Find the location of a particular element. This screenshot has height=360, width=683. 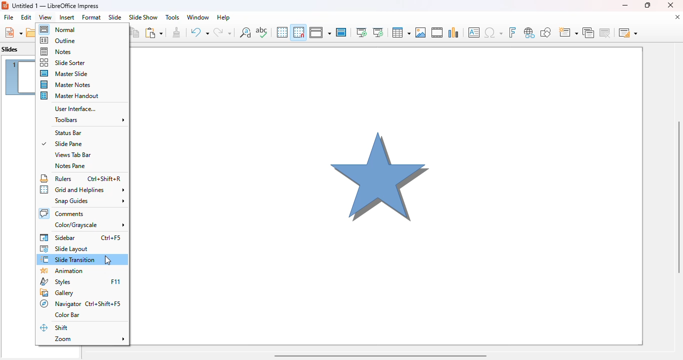

duplicate slide is located at coordinates (588, 33).